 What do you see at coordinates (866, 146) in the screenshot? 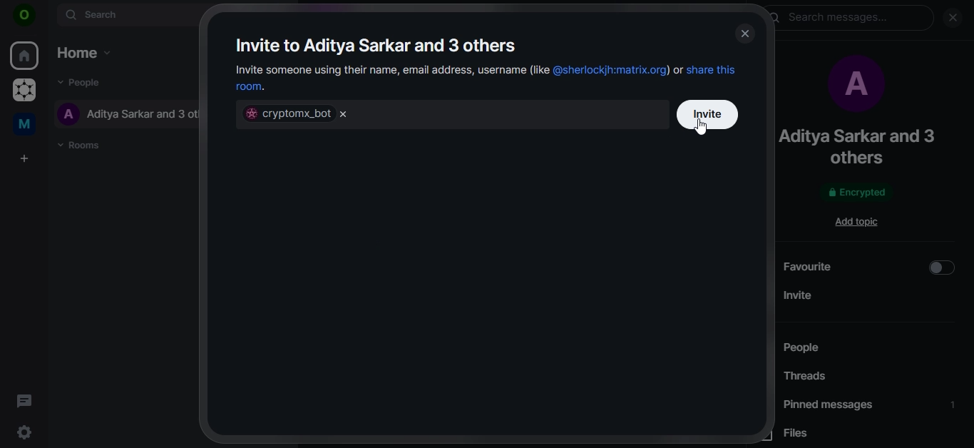
I see `aditya sarkar and 3 others` at bounding box center [866, 146].